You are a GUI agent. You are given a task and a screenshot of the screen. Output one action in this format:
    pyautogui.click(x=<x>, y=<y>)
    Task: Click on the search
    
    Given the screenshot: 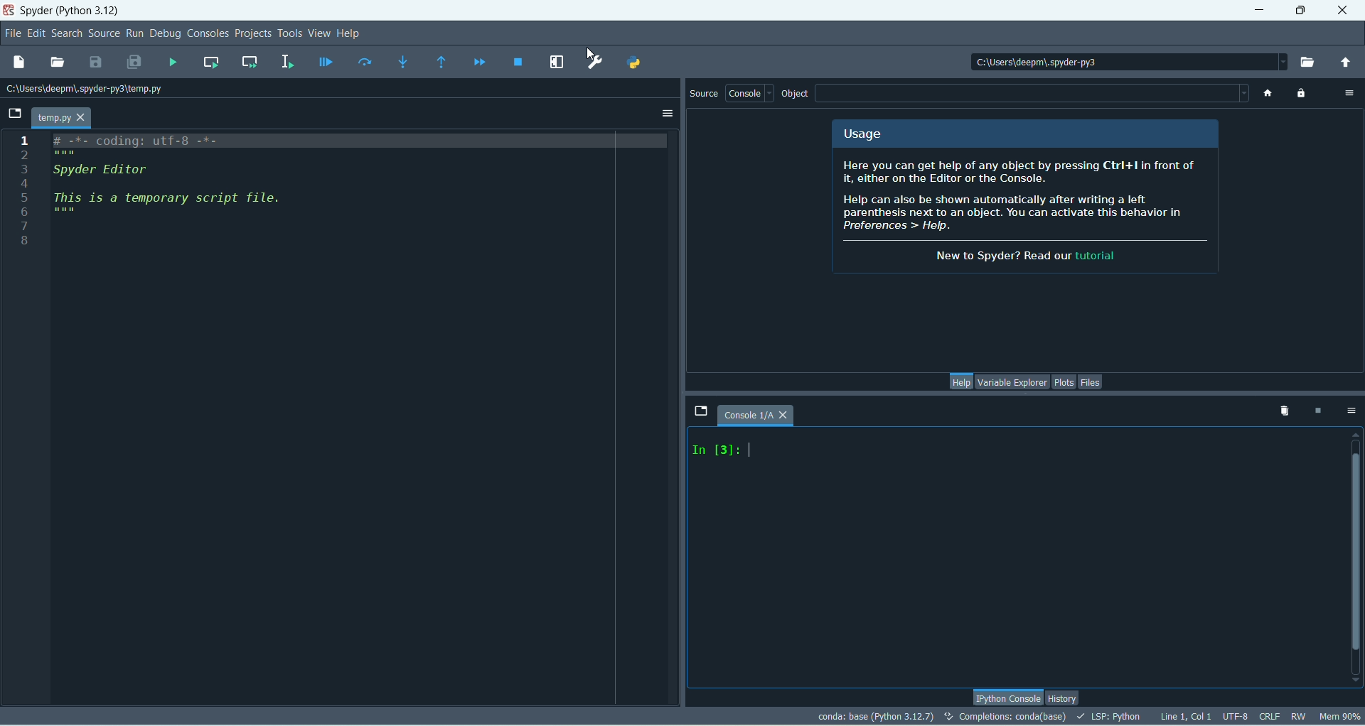 What is the action you would take?
    pyautogui.click(x=66, y=34)
    